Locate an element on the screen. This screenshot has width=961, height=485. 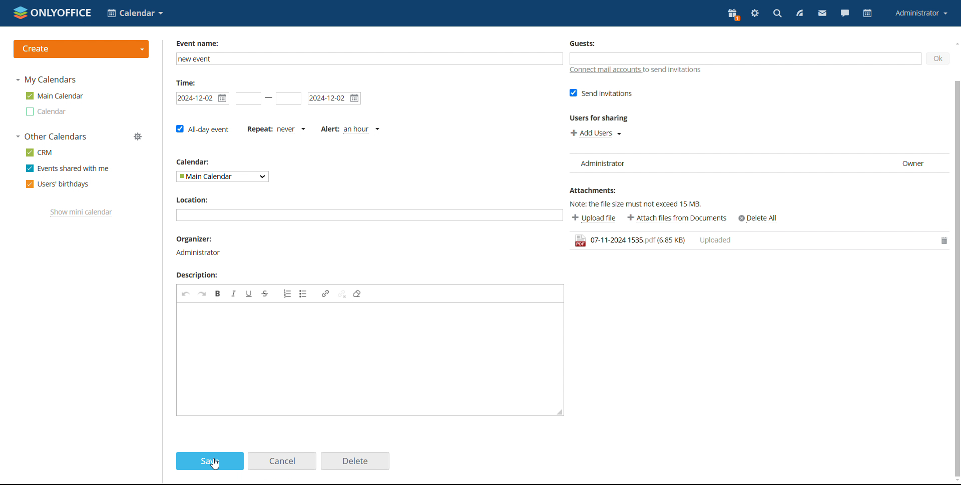
other calendars is located at coordinates (51, 136).